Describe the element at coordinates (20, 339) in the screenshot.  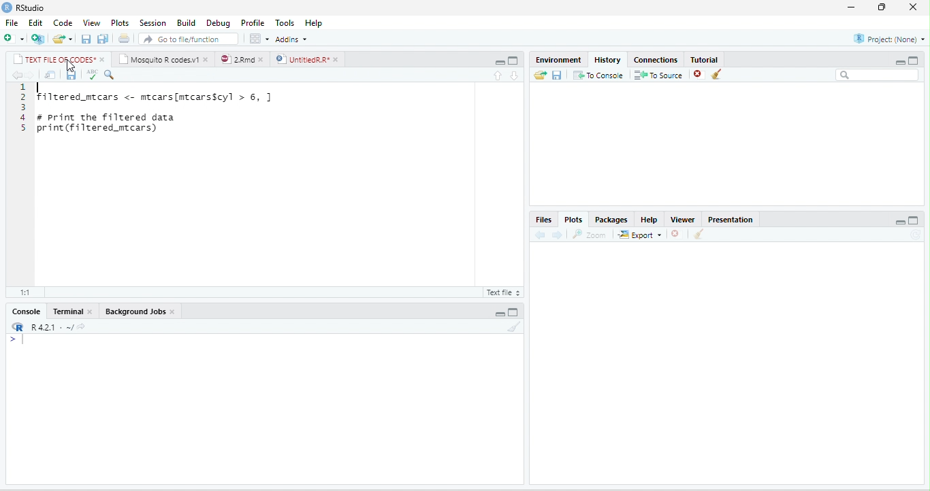
I see `>` at that location.